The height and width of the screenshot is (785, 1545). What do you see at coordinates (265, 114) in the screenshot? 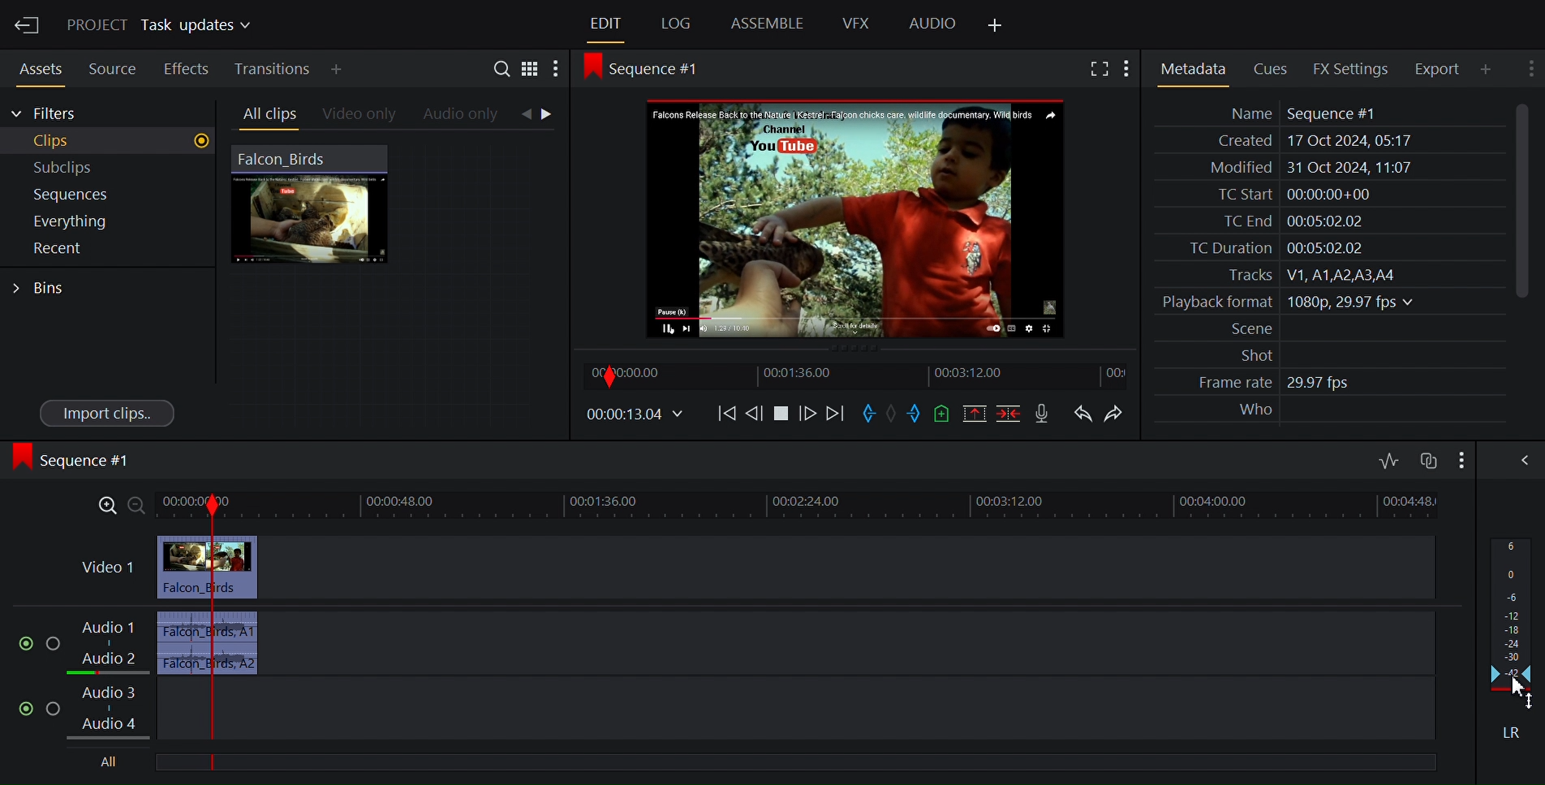
I see `All clips` at bounding box center [265, 114].